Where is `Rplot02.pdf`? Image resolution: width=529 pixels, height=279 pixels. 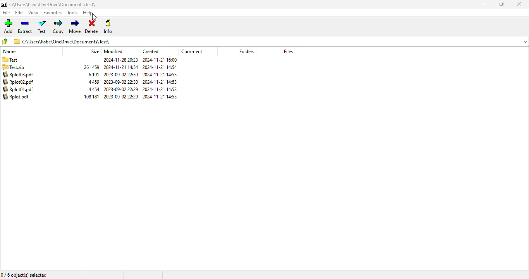 Rplot02.pdf is located at coordinates (17, 82).